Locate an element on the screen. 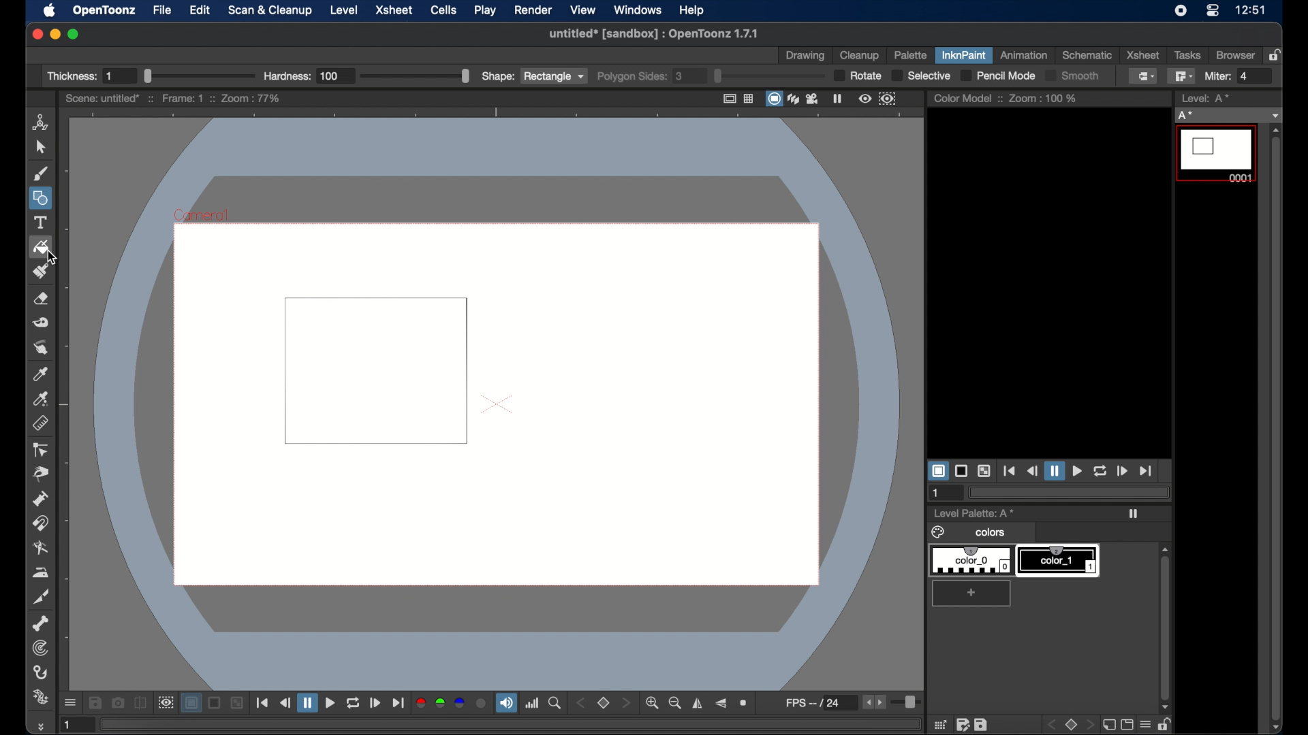 The height and width of the screenshot is (735, 1308). lock rooms table is located at coordinates (1277, 54).